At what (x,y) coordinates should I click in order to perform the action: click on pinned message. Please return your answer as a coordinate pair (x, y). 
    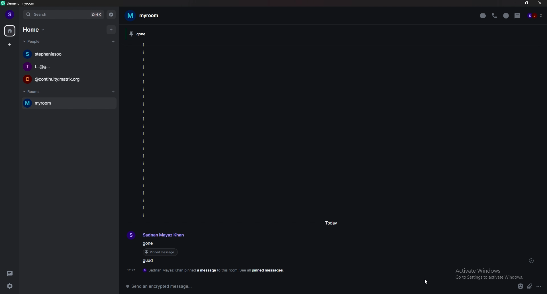
    Looking at the image, I should click on (162, 253).